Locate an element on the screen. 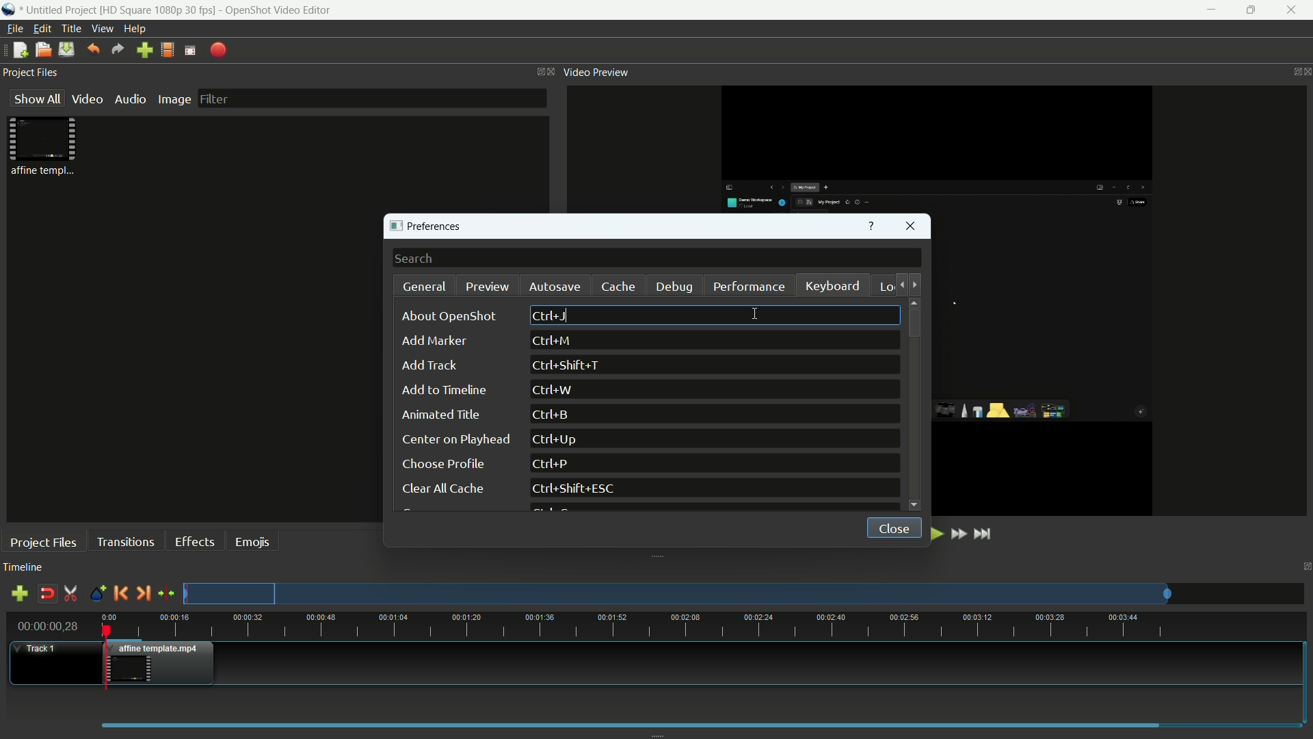  app icon is located at coordinates (10, 11).